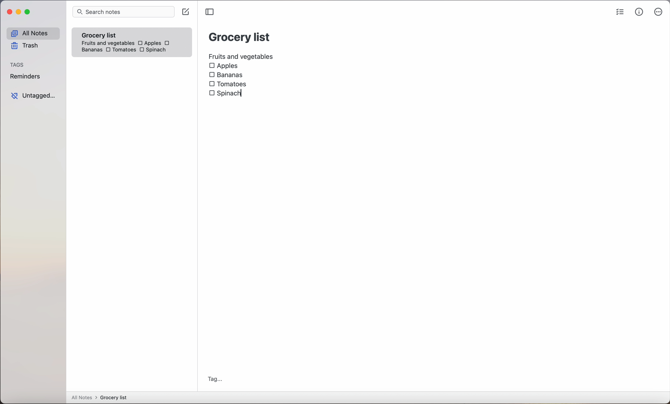  I want to click on search bar, so click(123, 12).